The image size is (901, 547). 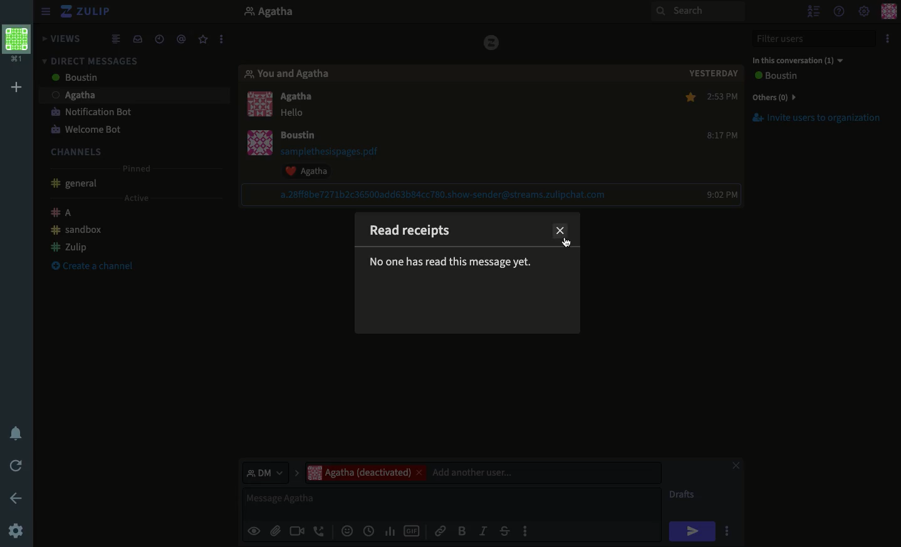 What do you see at coordinates (684, 496) in the screenshot?
I see `Drafts` at bounding box center [684, 496].